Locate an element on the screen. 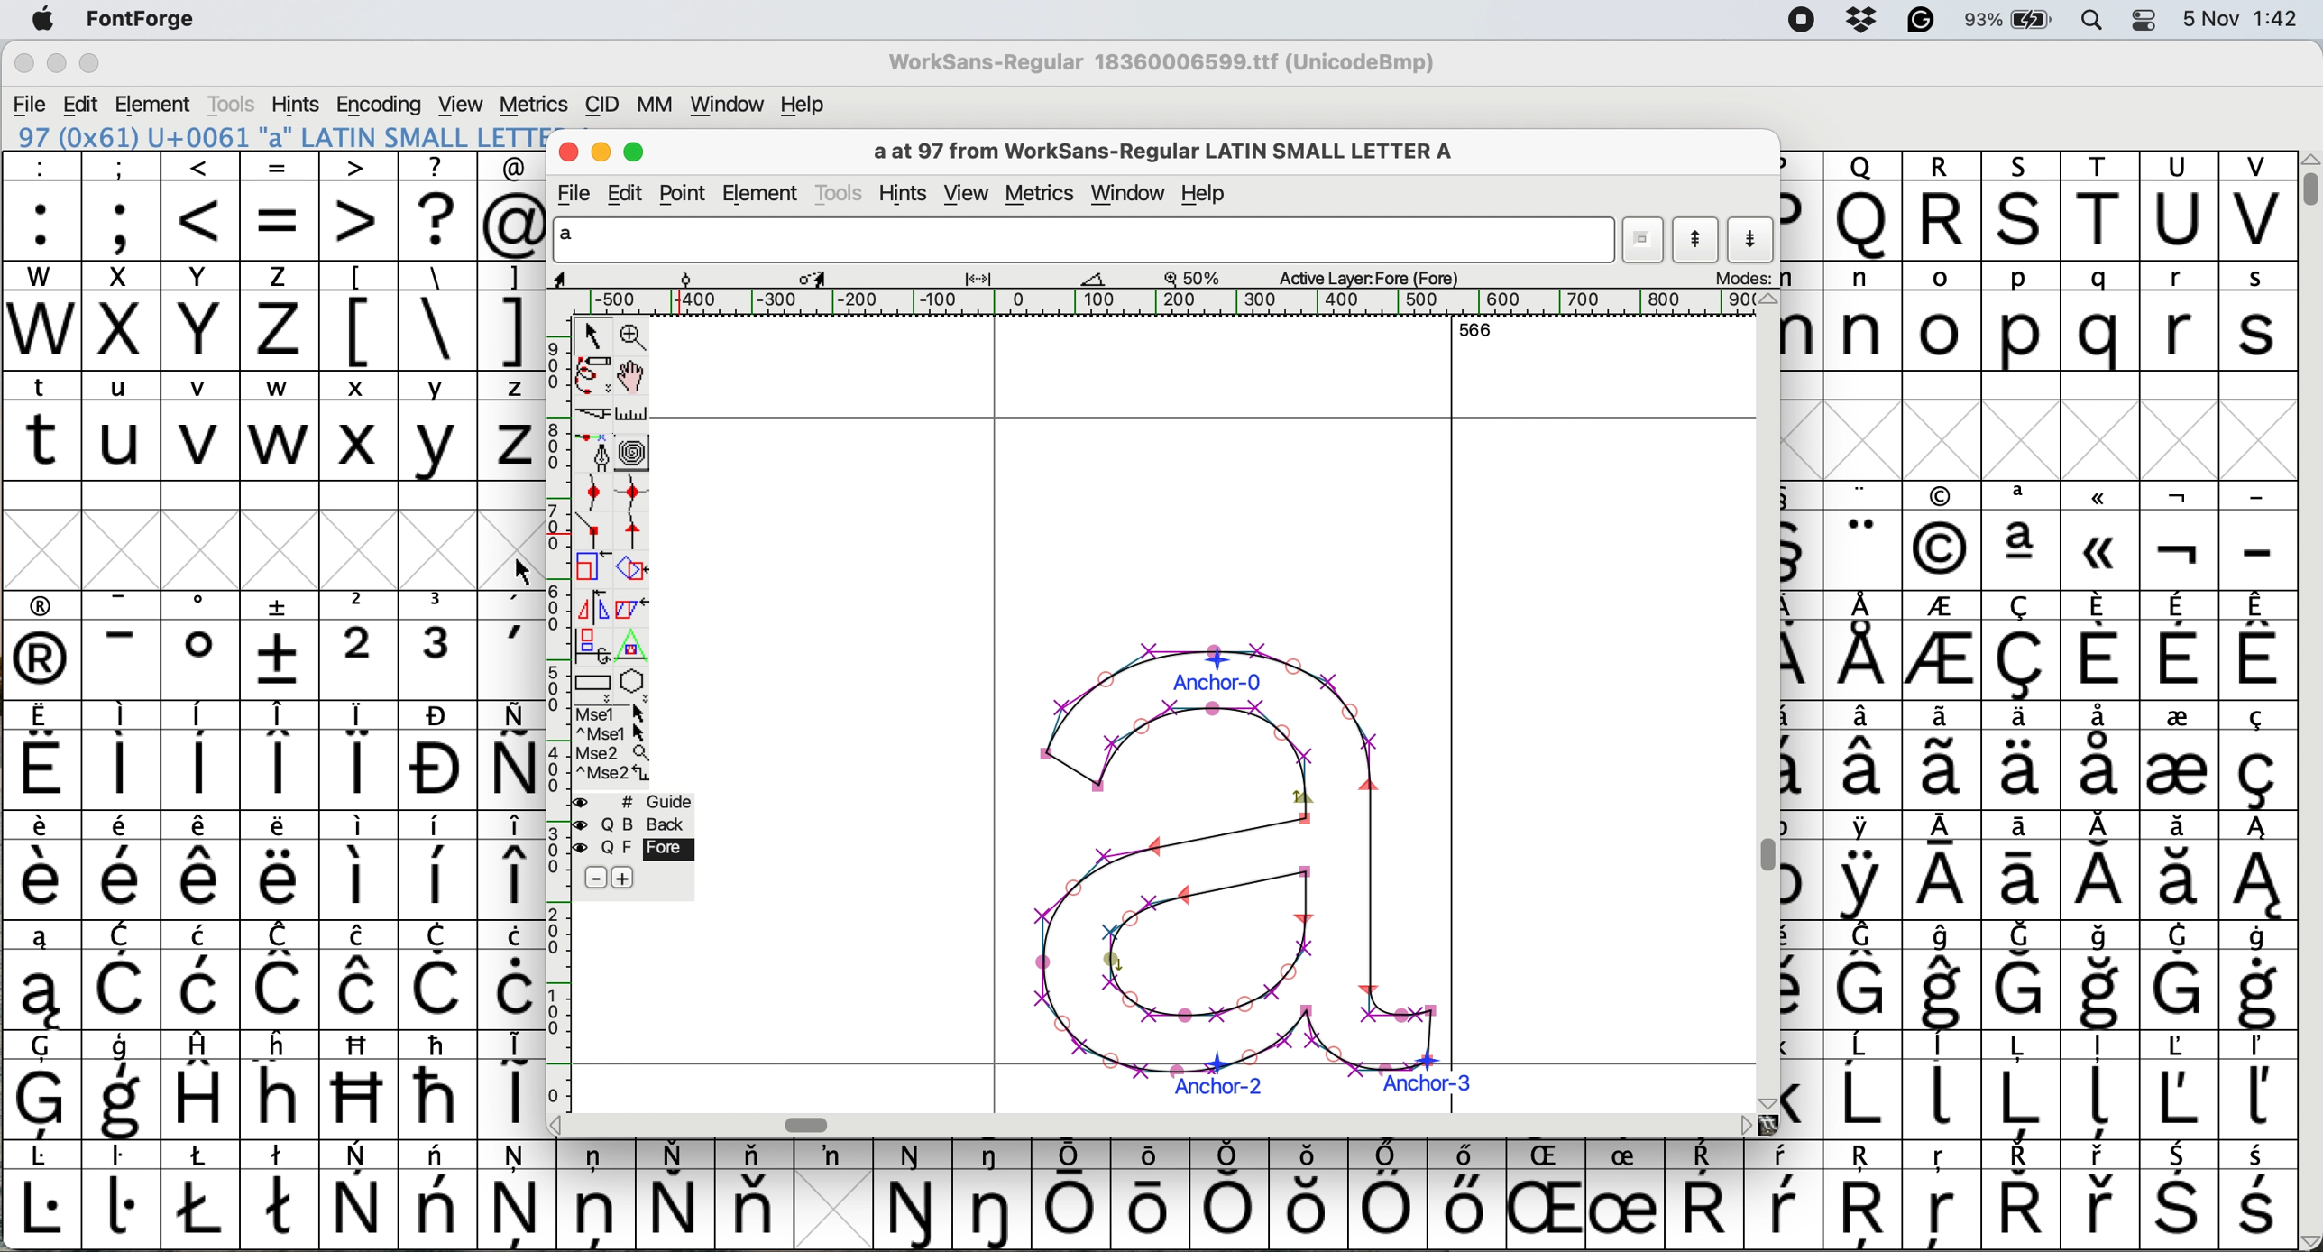 This screenshot has width=2323, height=1252. symbol is located at coordinates (1463, 1193).